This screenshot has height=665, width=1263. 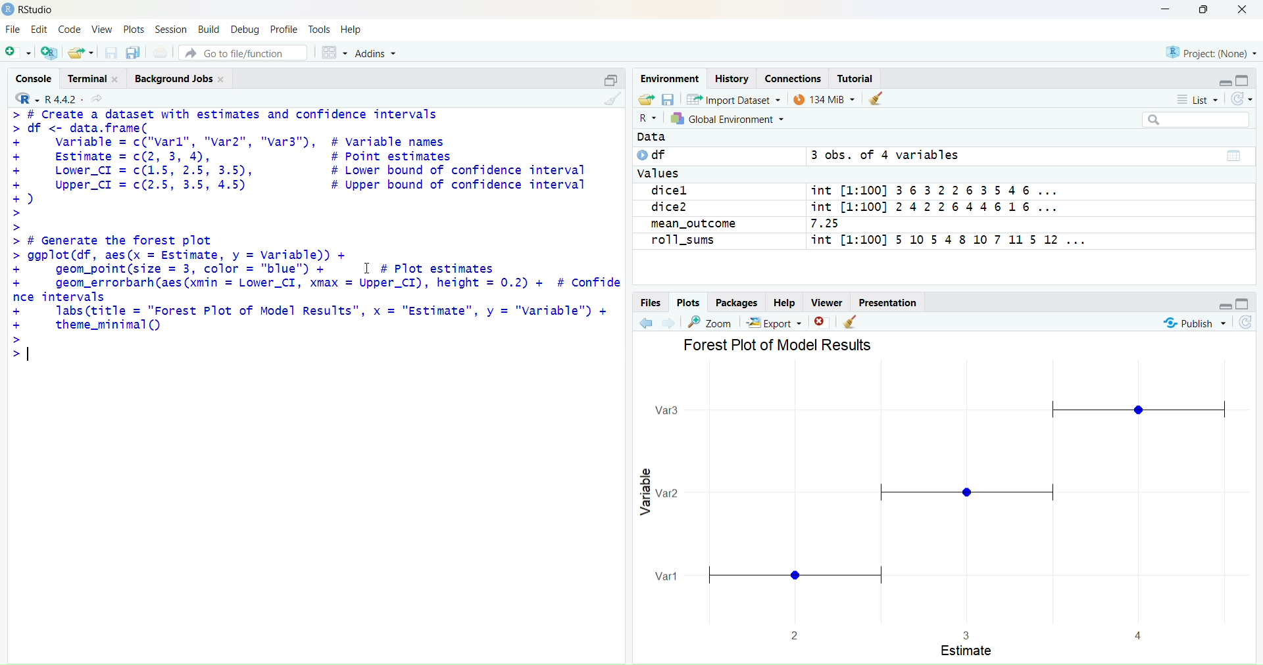 I want to click on Create a project, so click(x=649, y=101).